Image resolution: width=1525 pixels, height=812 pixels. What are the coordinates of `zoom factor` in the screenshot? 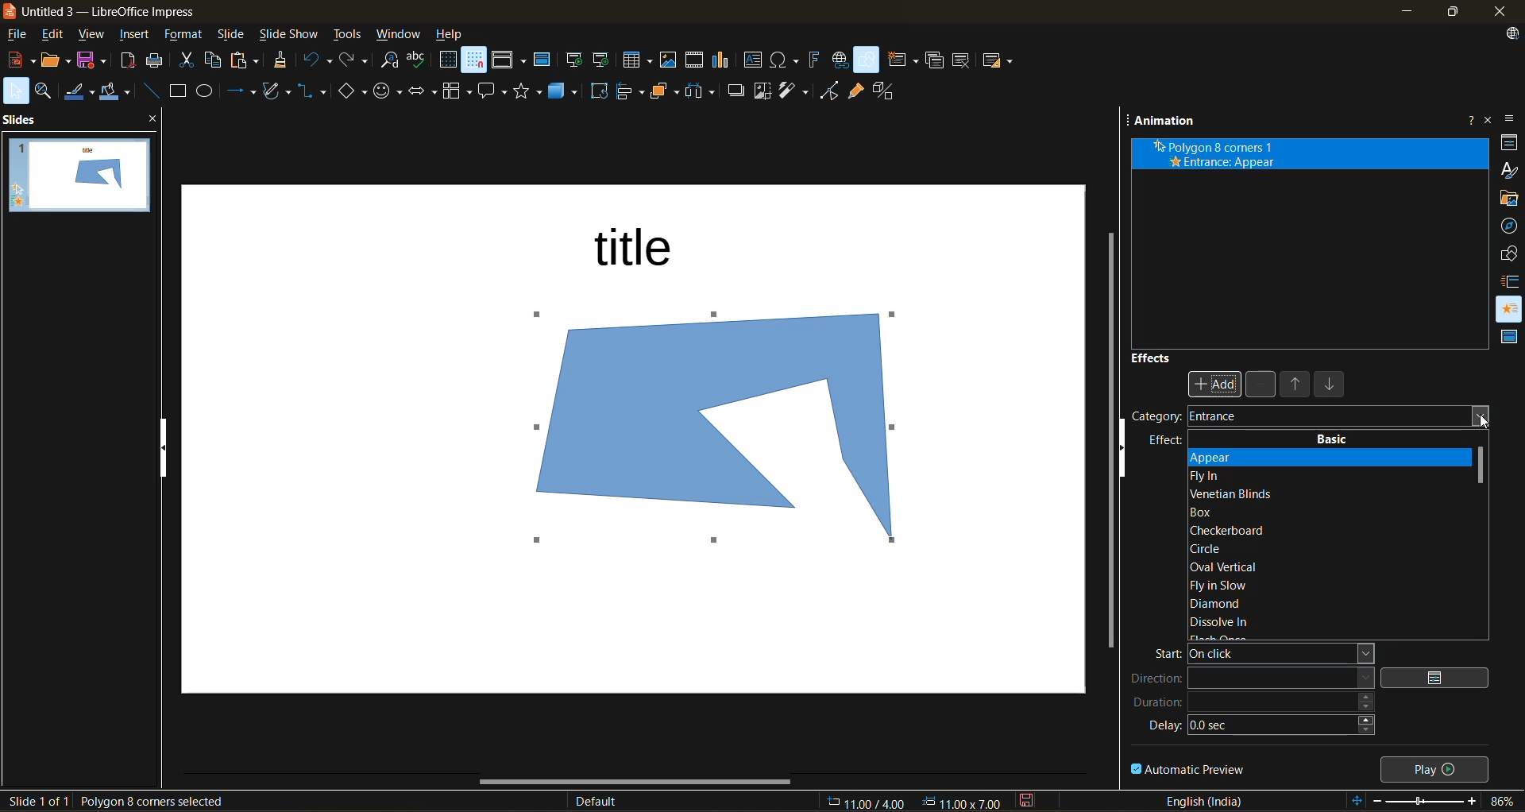 It's located at (1499, 800).